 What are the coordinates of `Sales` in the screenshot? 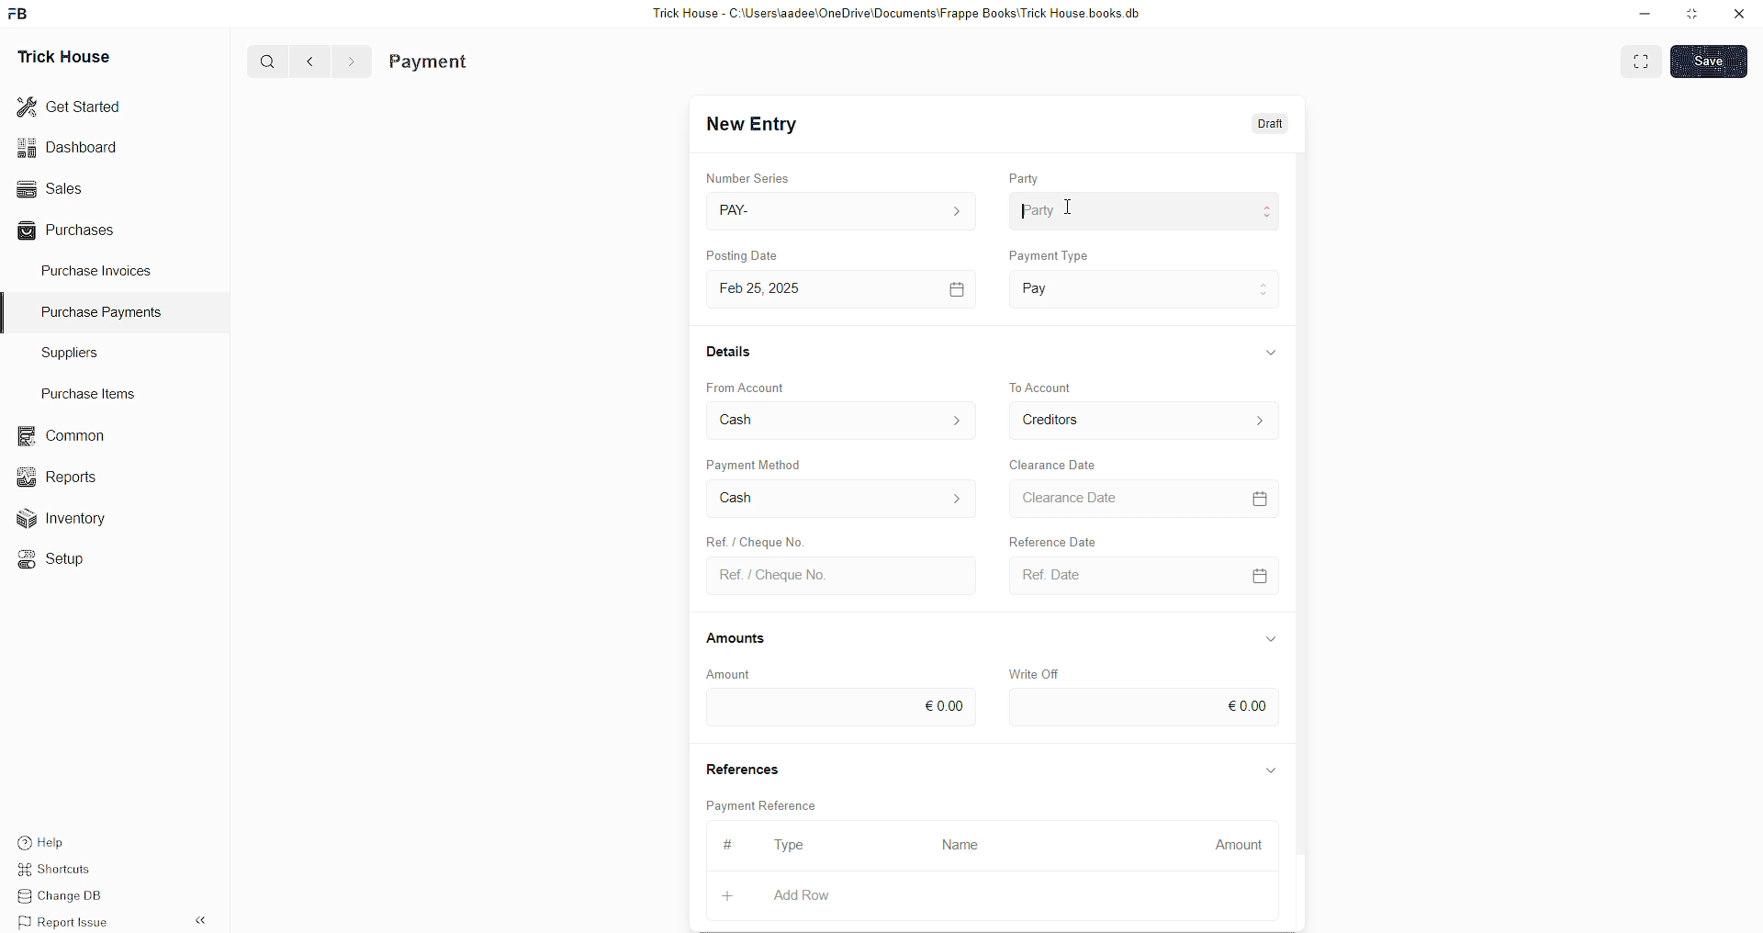 It's located at (48, 186).